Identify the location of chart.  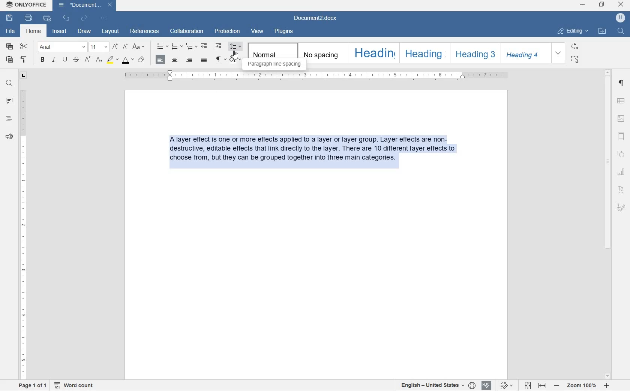
(622, 172).